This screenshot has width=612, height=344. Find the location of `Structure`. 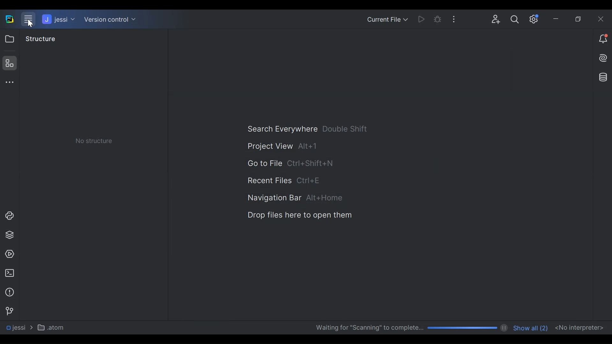

Structure is located at coordinates (39, 39).